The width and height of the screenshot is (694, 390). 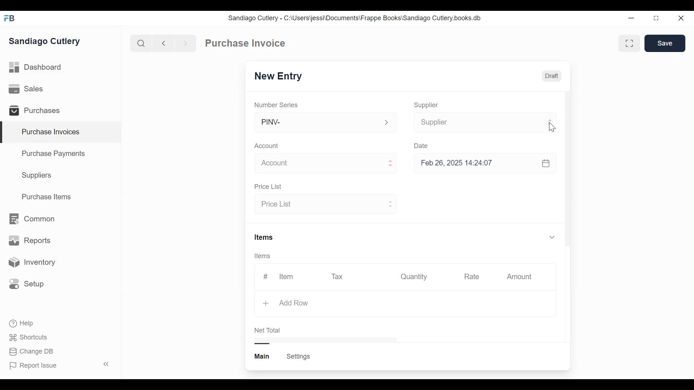 I want to click on Items, so click(x=265, y=256).